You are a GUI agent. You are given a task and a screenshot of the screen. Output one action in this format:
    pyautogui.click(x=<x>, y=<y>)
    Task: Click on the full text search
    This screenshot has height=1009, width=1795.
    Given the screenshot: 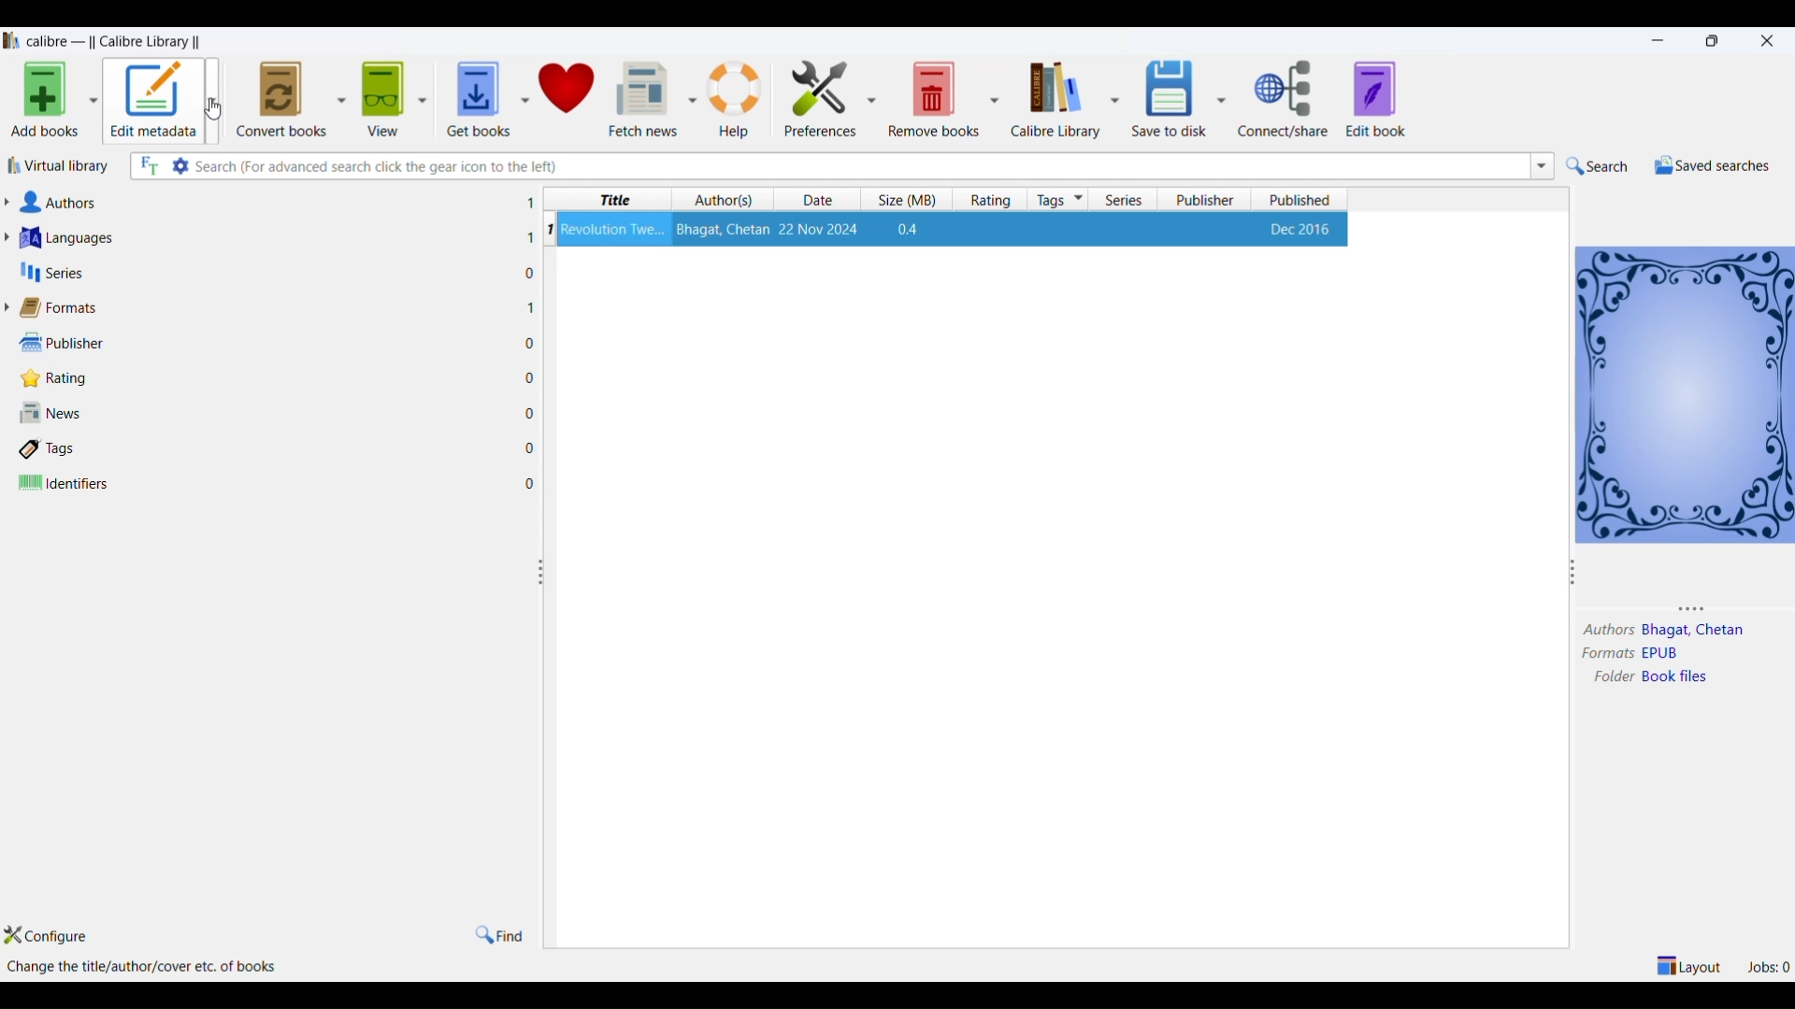 What is the action you would take?
    pyautogui.click(x=147, y=167)
    